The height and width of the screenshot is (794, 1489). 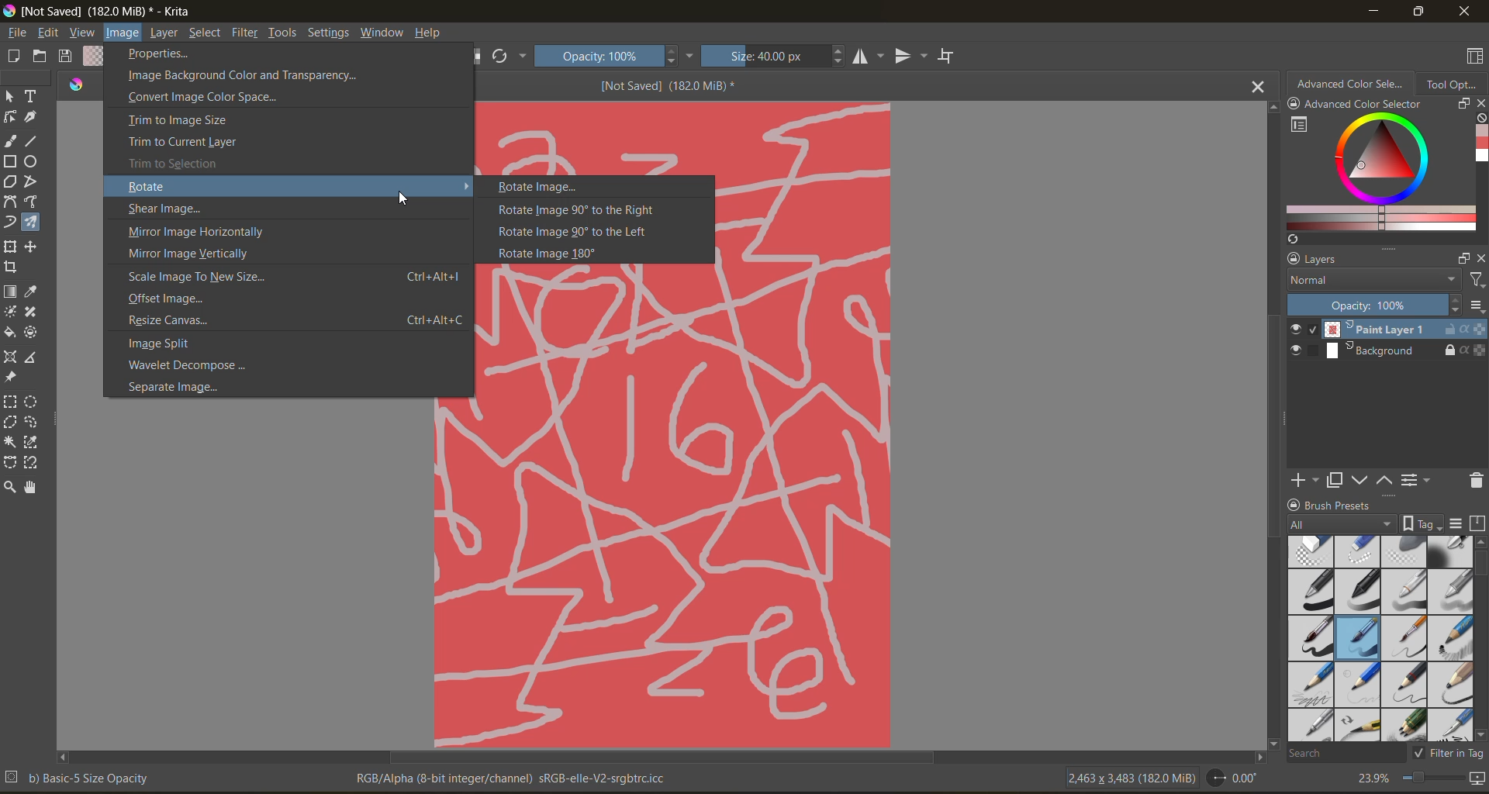 I want to click on mirror image horizontally, so click(x=198, y=233).